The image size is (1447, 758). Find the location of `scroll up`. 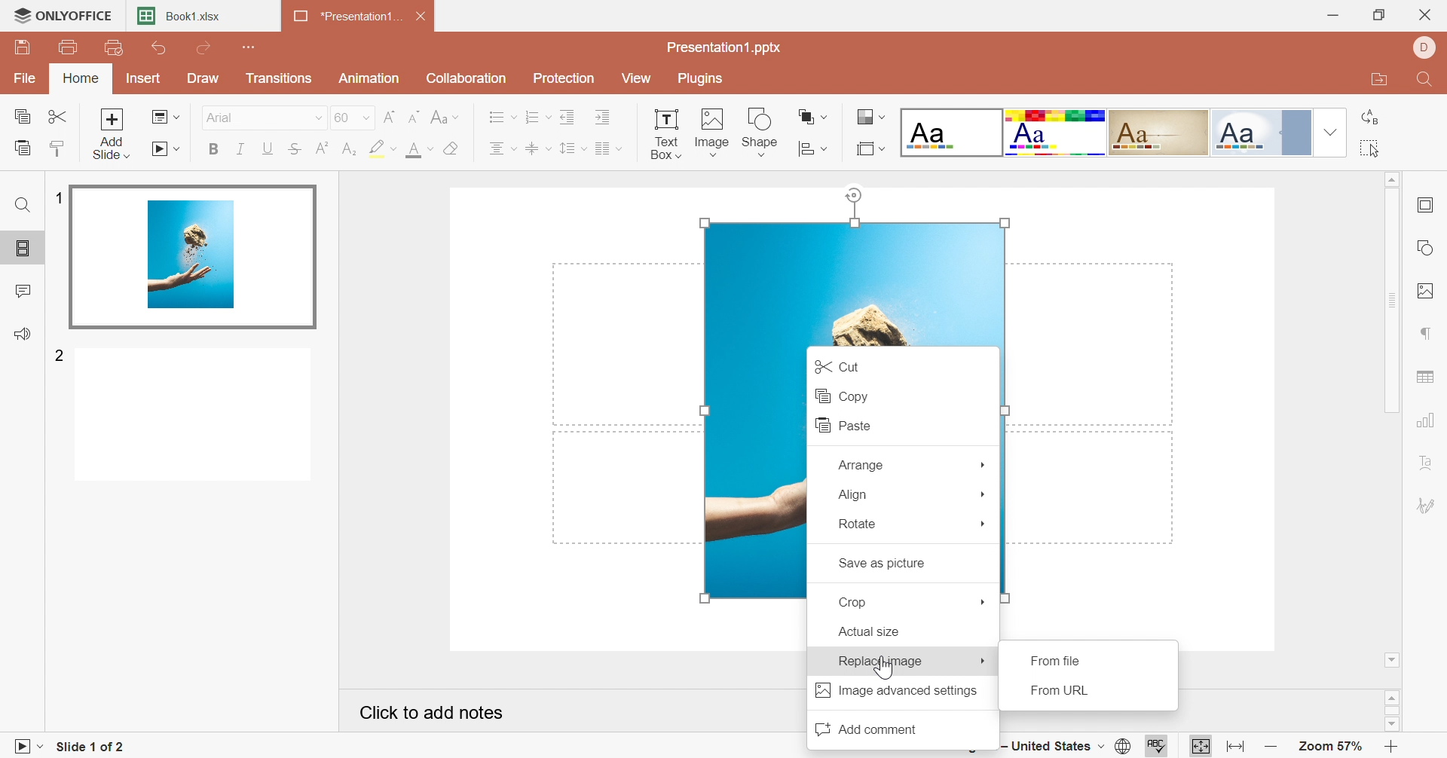

scroll up is located at coordinates (1392, 696).